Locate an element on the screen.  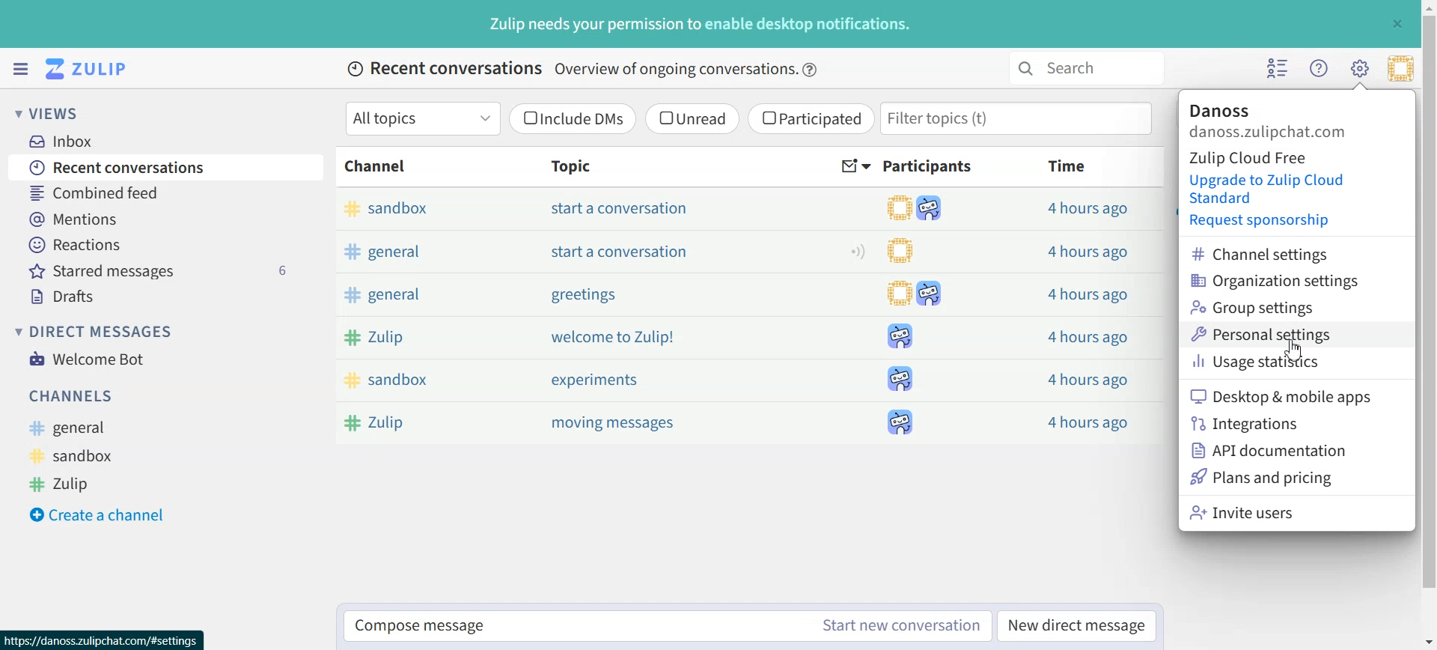
Desktop & mobile apps is located at coordinates (1280, 395).